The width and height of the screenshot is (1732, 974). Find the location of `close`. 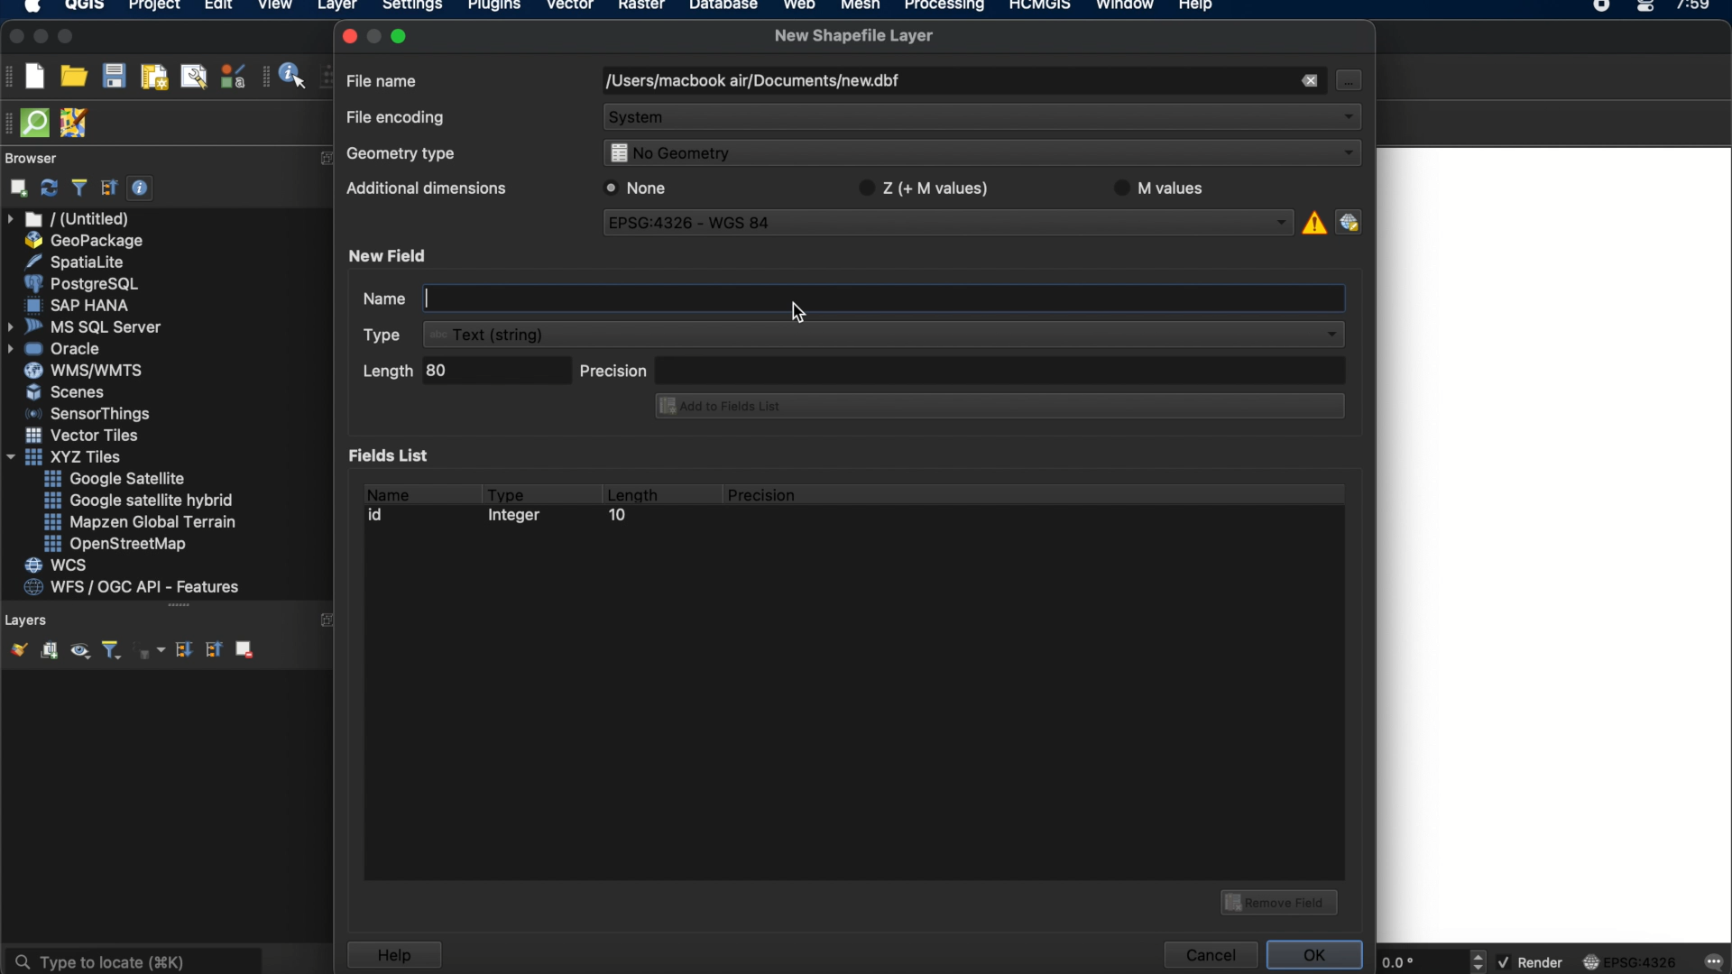

close is located at coordinates (14, 37).